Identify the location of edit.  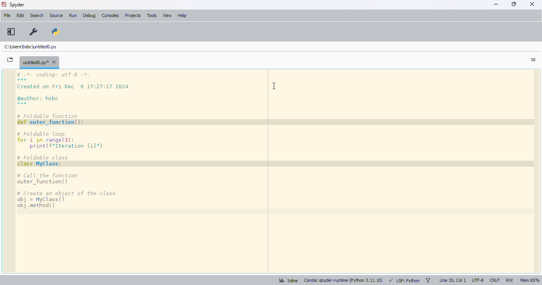
(21, 15).